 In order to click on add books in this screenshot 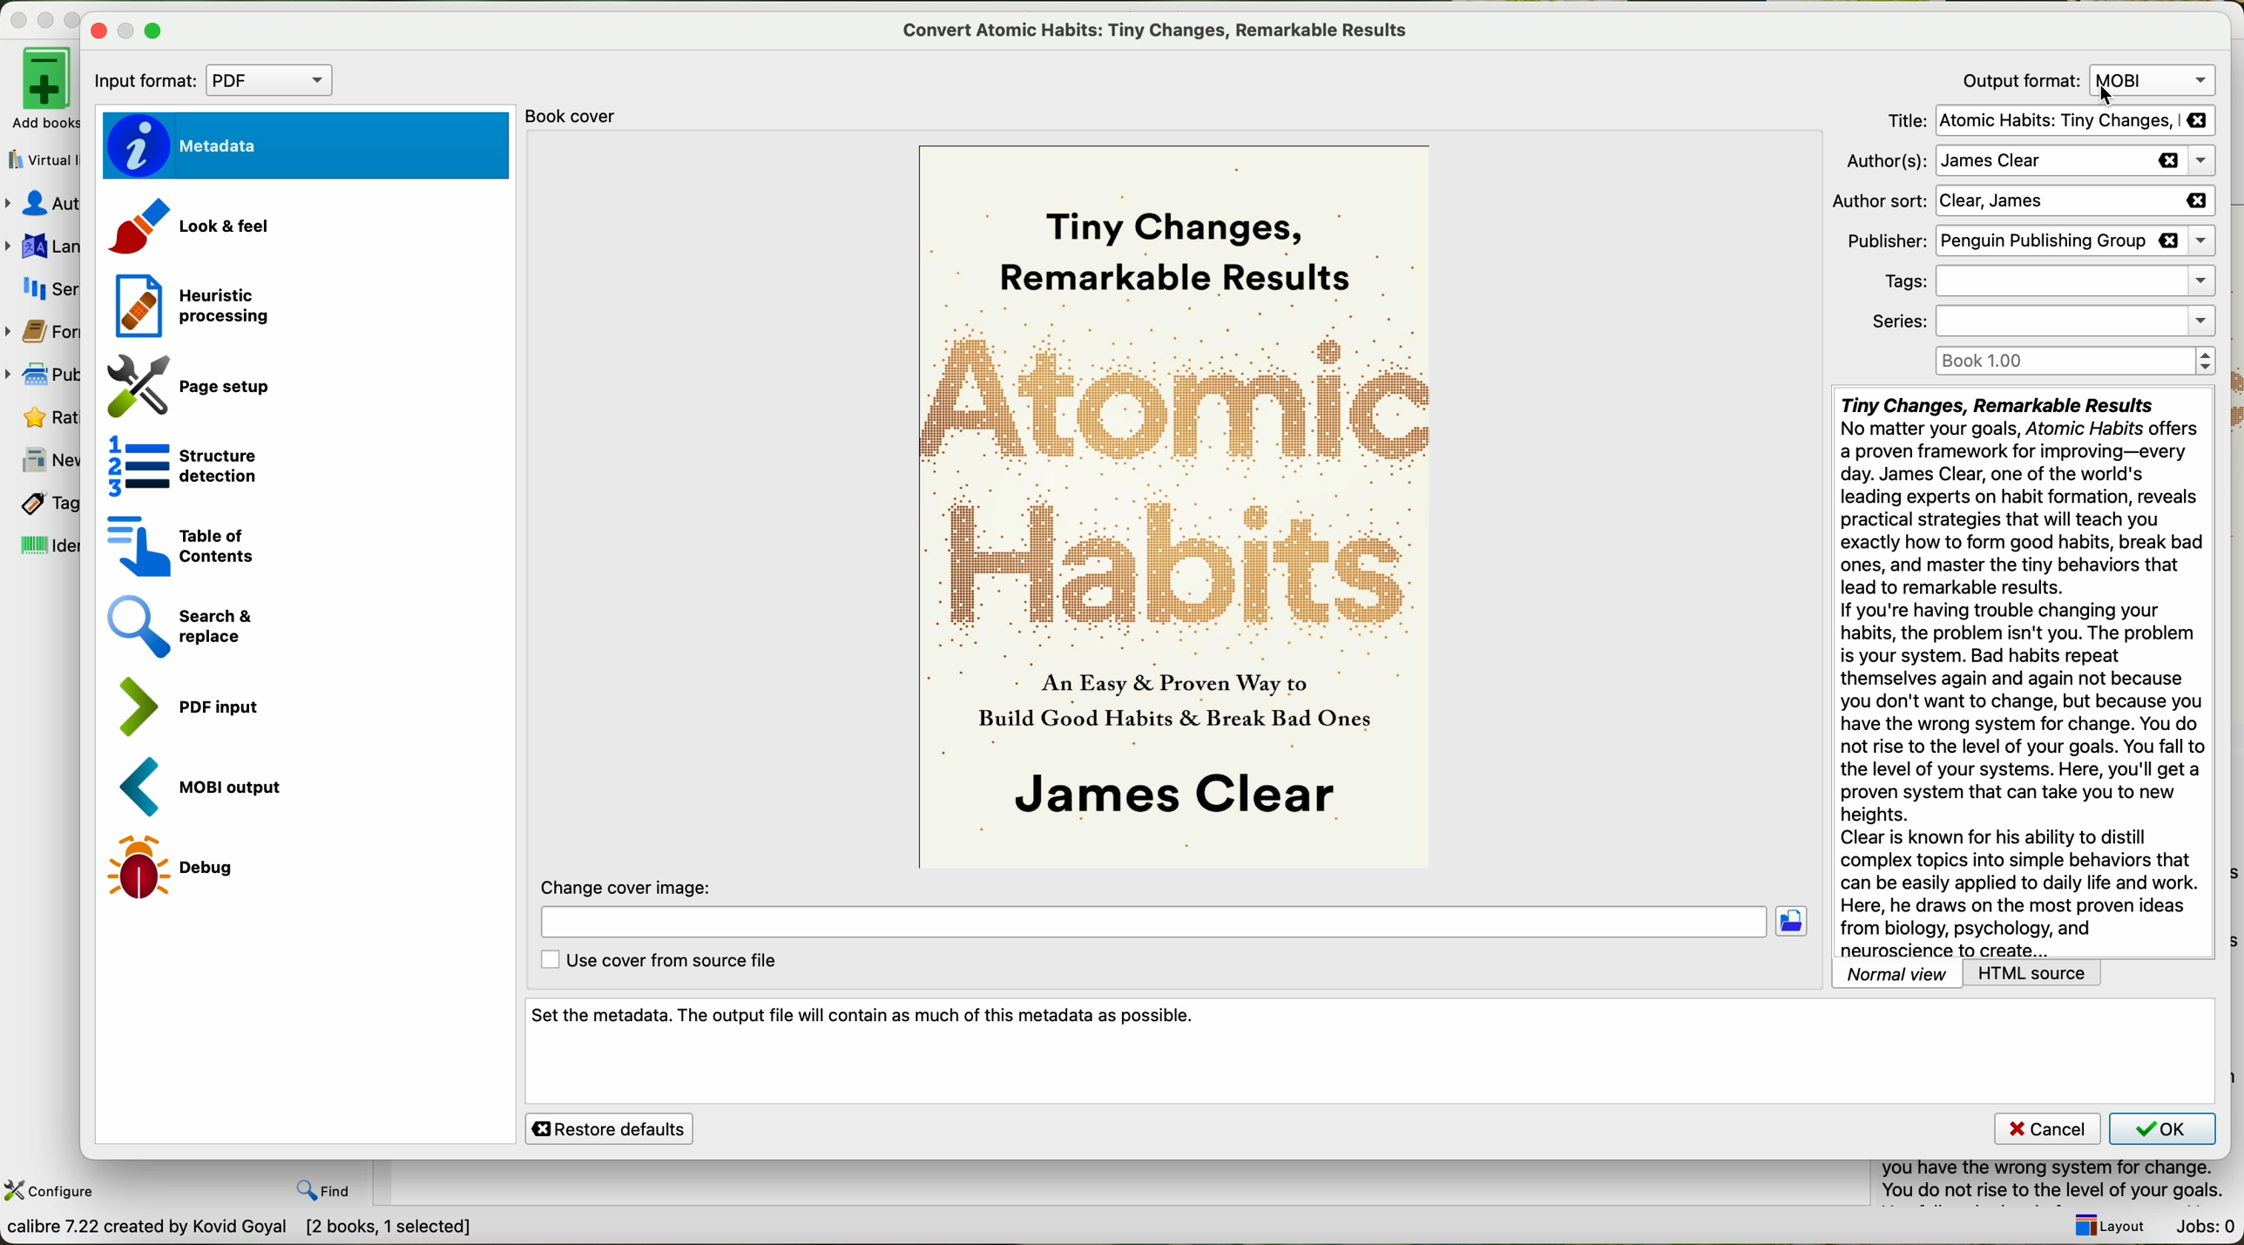, I will do `click(39, 91)`.